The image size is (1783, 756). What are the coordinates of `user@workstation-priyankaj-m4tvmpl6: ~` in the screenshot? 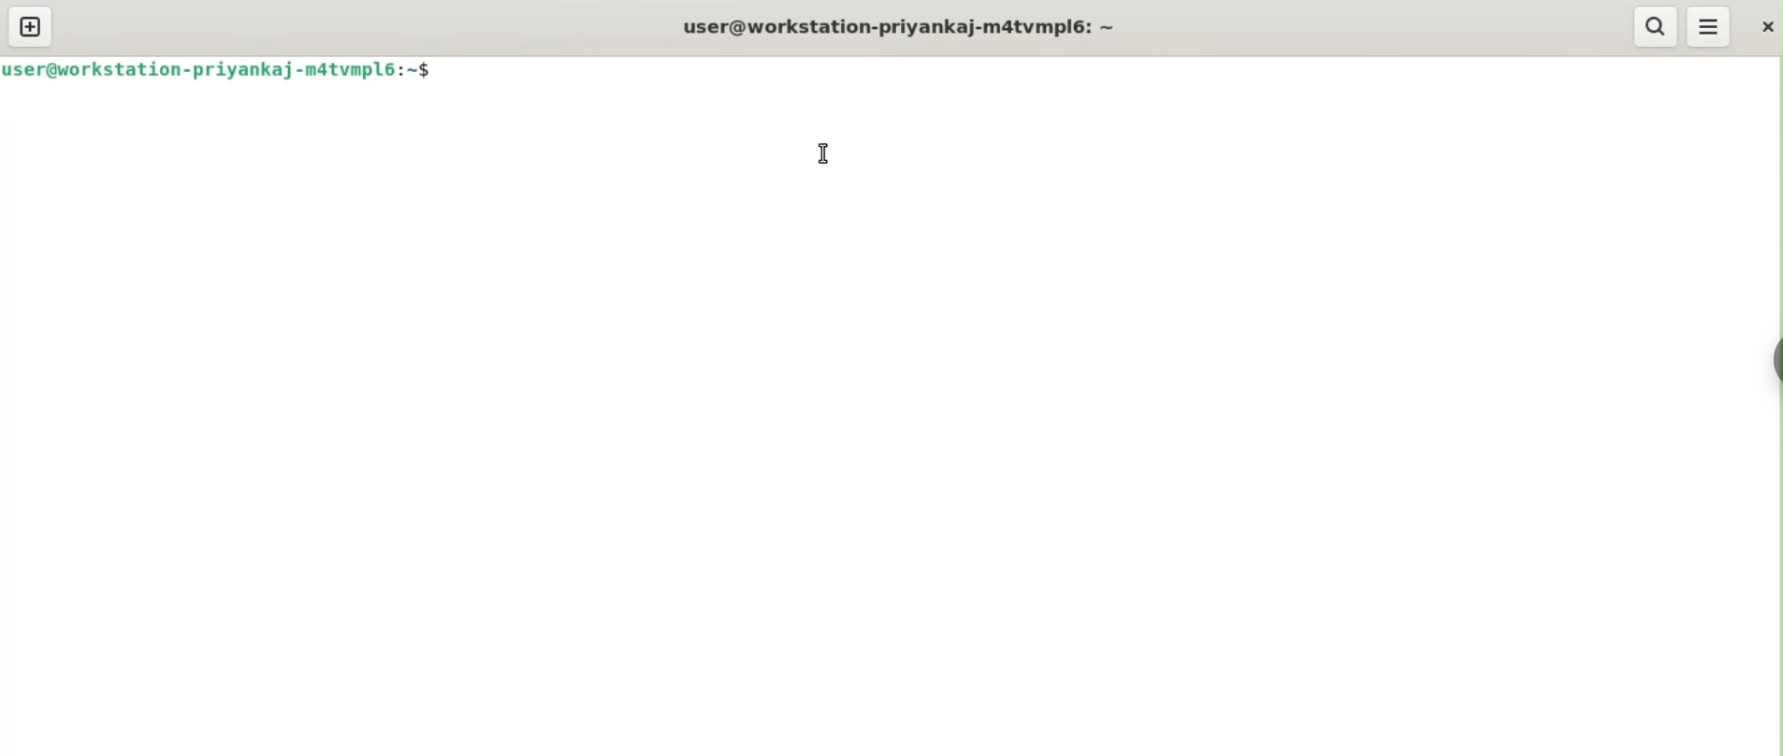 It's located at (899, 29).